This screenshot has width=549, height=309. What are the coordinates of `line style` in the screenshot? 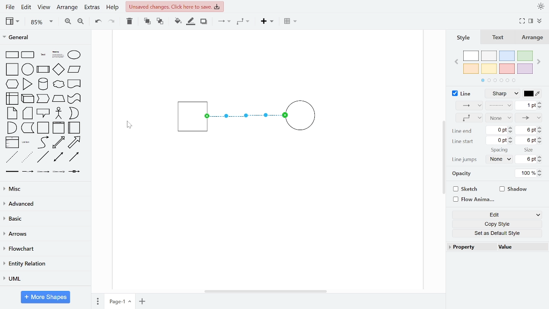 It's located at (502, 94).